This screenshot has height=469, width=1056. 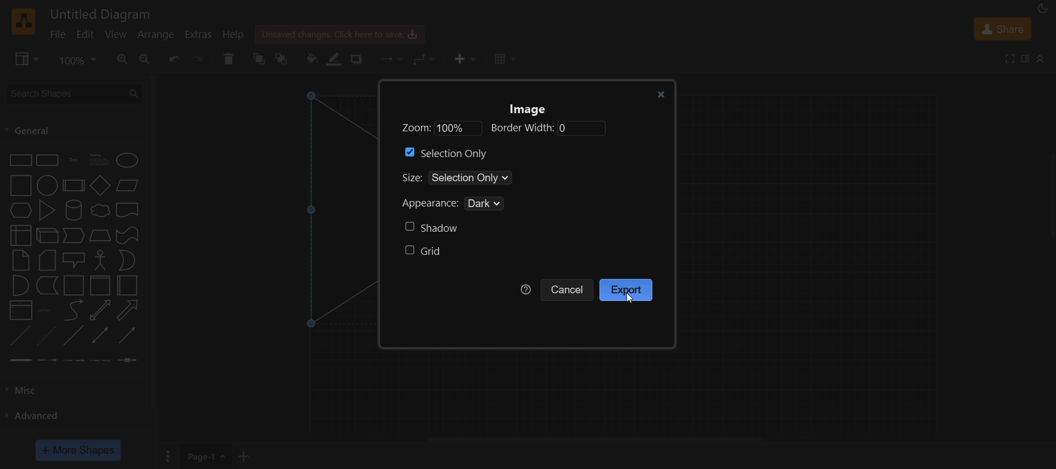 I want to click on image, so click(x=531, y=110).